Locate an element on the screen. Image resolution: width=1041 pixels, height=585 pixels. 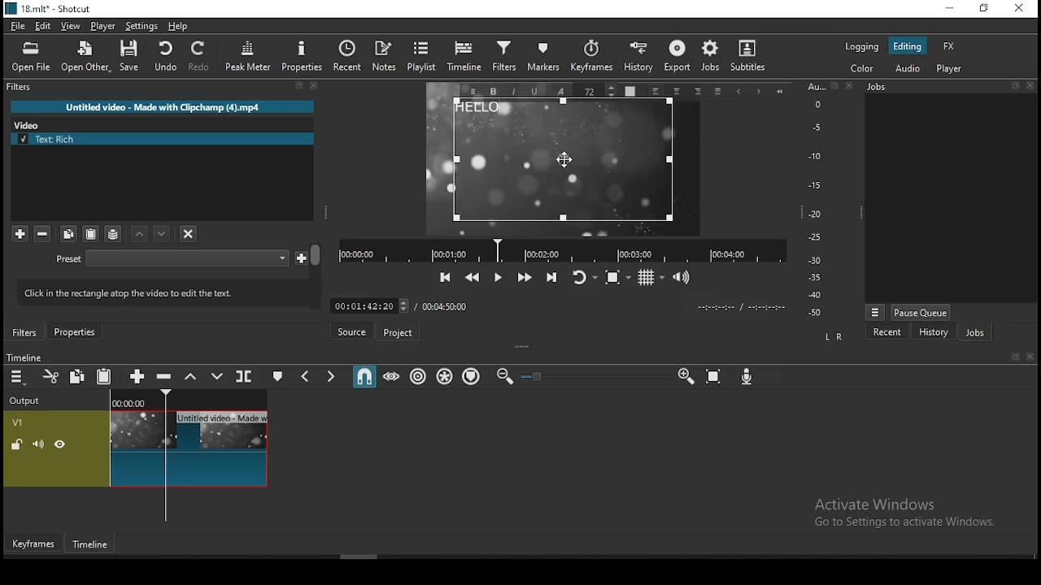
undo is located at coordinates (165, 56).